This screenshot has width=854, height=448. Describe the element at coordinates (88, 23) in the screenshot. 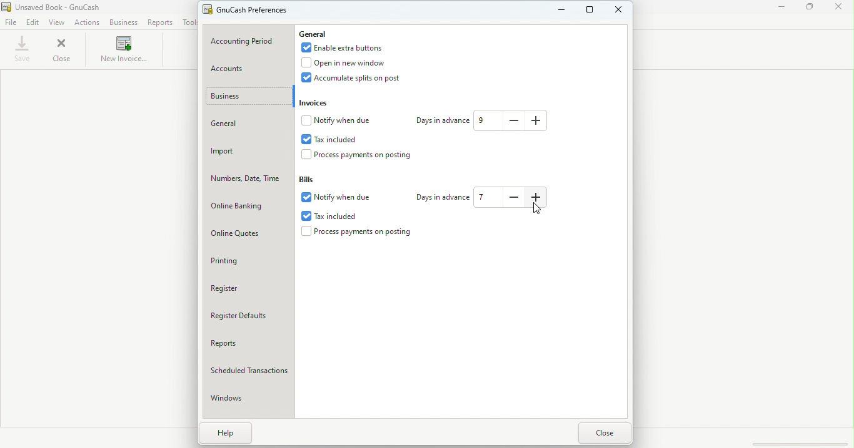

I see `Actions` at that location.